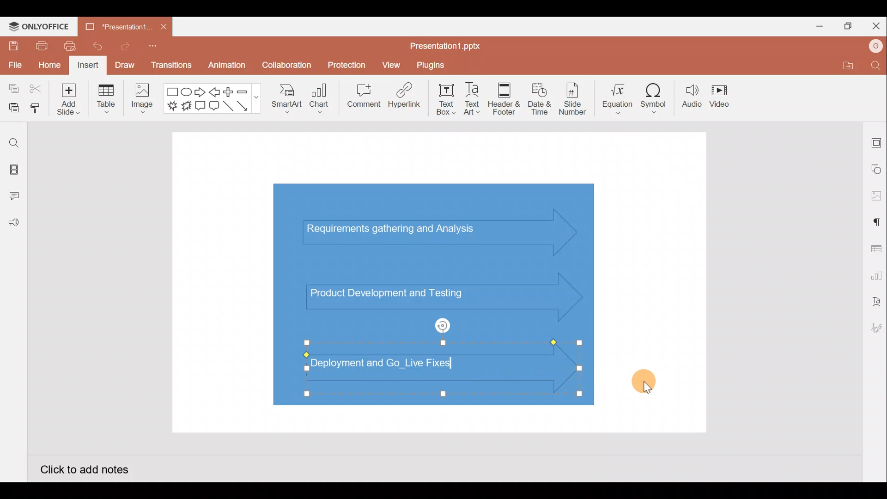  Describe the element at coordinates (877, 65) in the screenshot. I see `Find` at that location.